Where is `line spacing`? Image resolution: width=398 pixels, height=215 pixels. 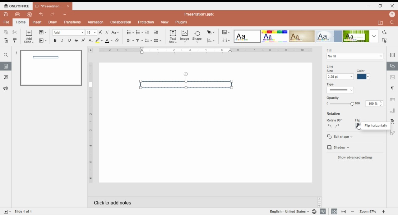 line spacing is located at coordinates (149, 40).